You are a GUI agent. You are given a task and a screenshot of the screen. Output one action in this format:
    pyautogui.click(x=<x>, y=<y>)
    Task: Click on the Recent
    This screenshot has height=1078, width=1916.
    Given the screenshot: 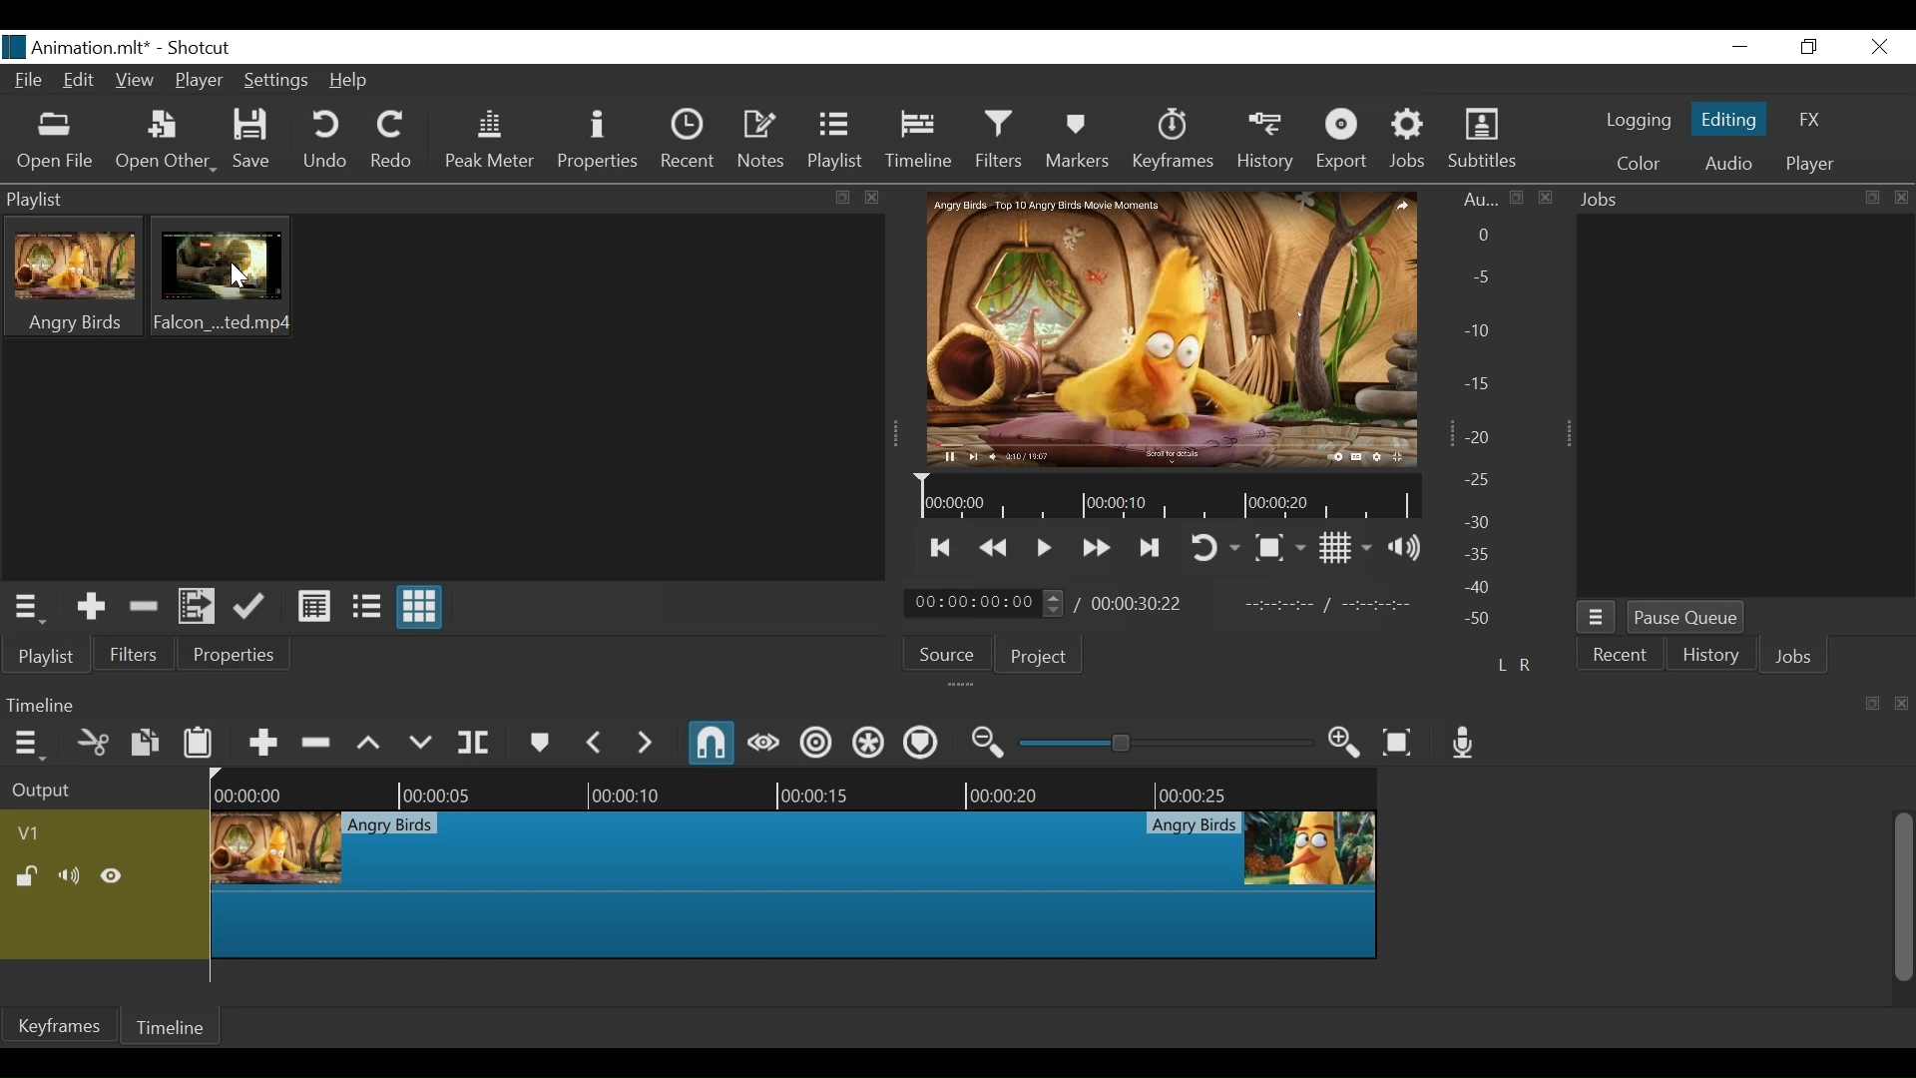 What is the action you would take?
    pyautogui.click(x=1620, y=654)
    